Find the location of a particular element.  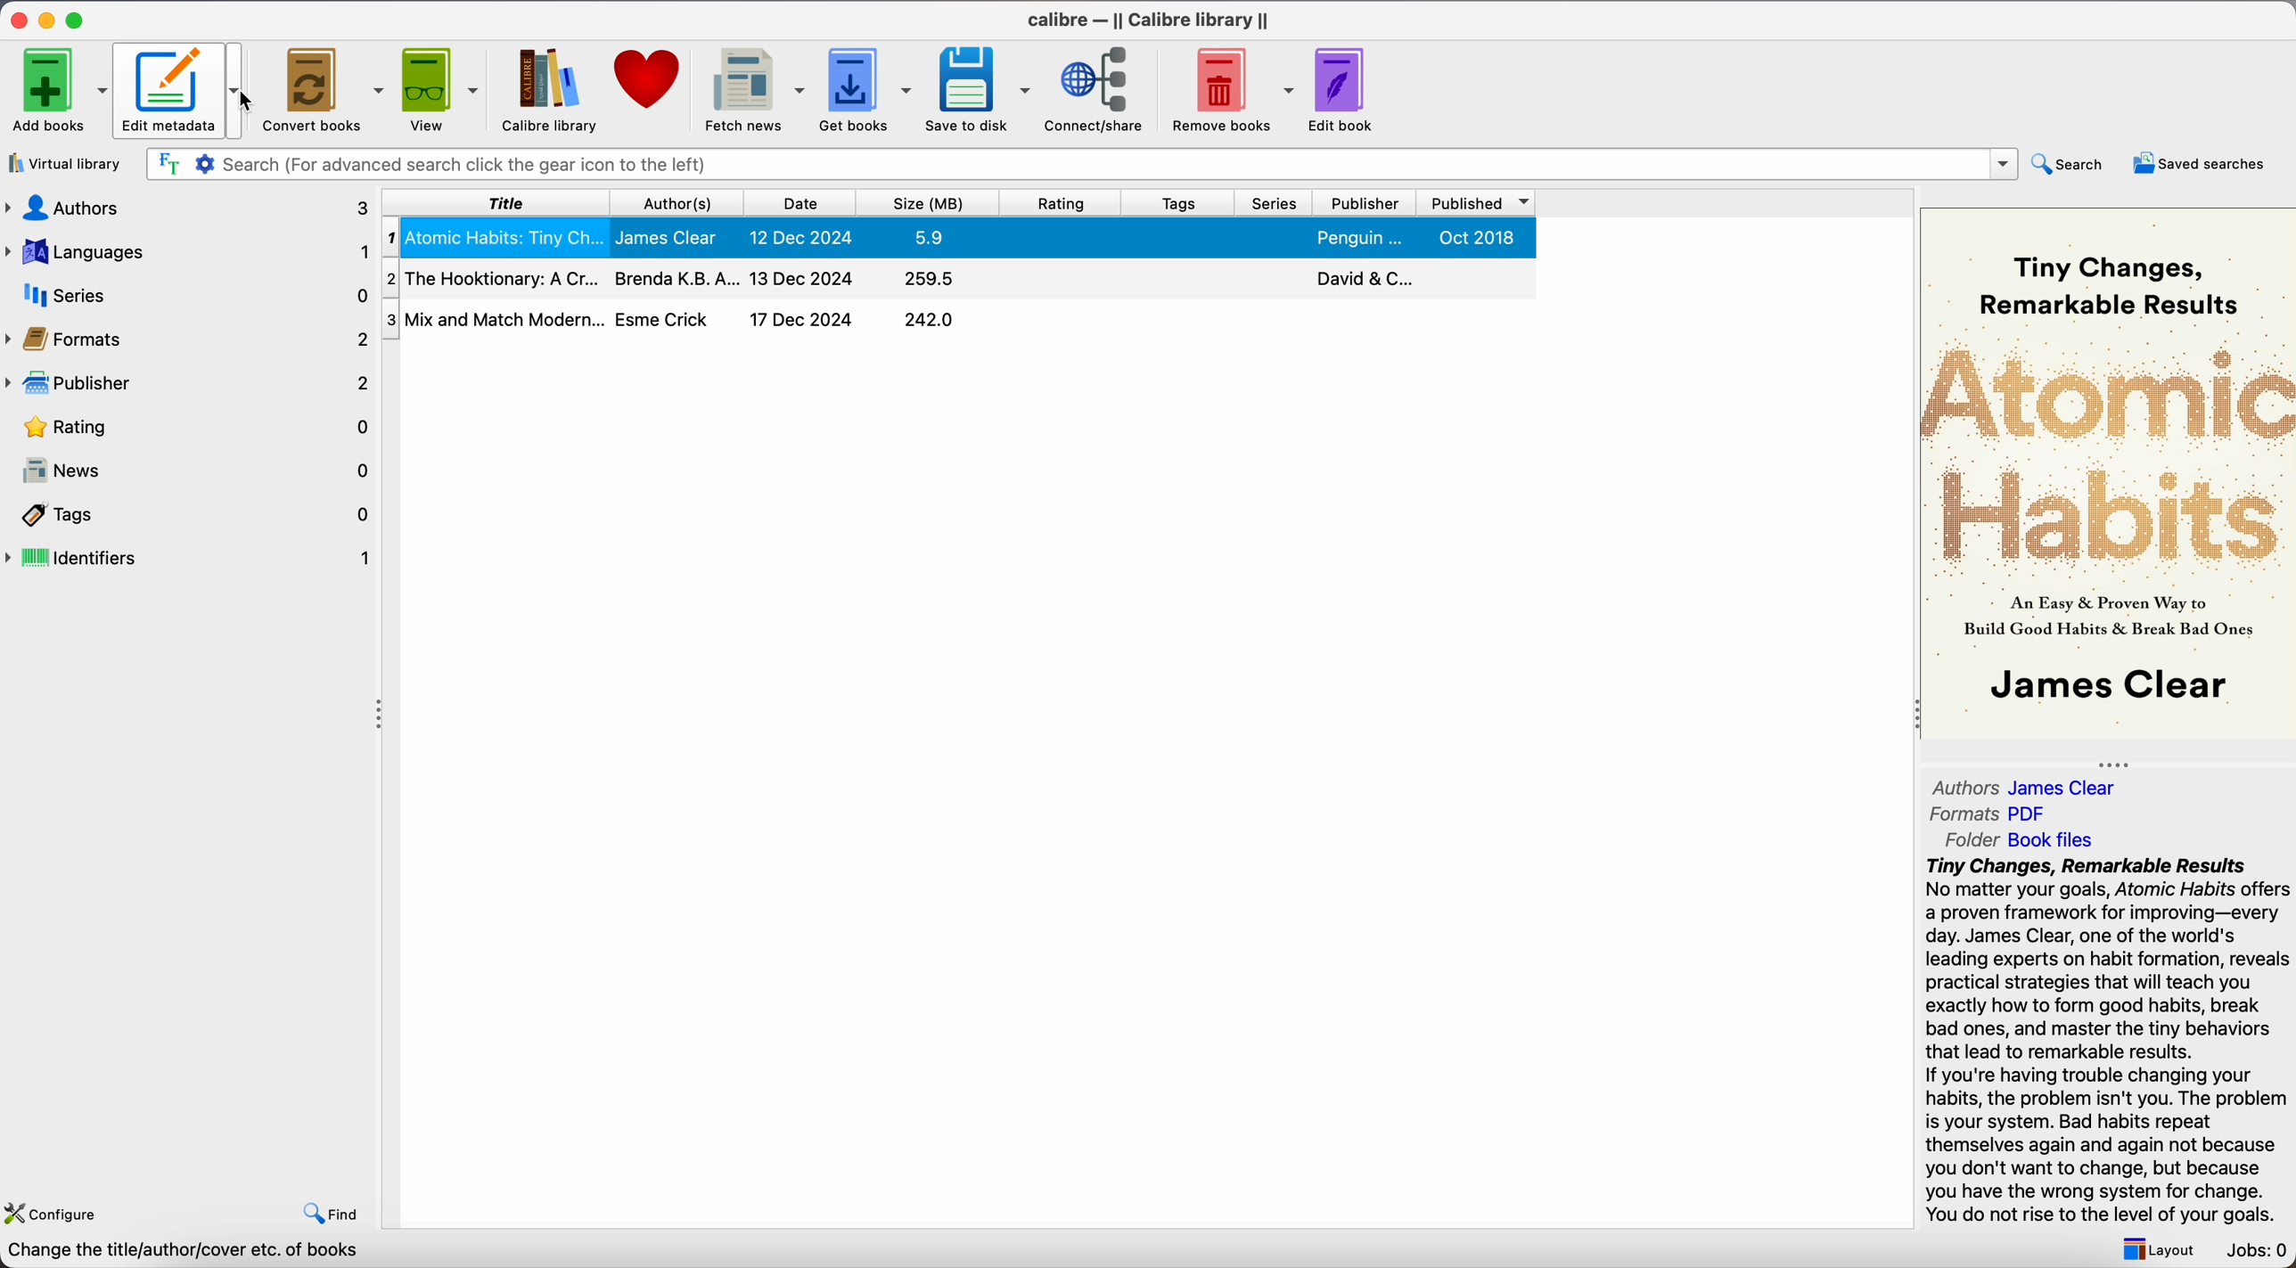

languages is located at coordinates (188, 250).